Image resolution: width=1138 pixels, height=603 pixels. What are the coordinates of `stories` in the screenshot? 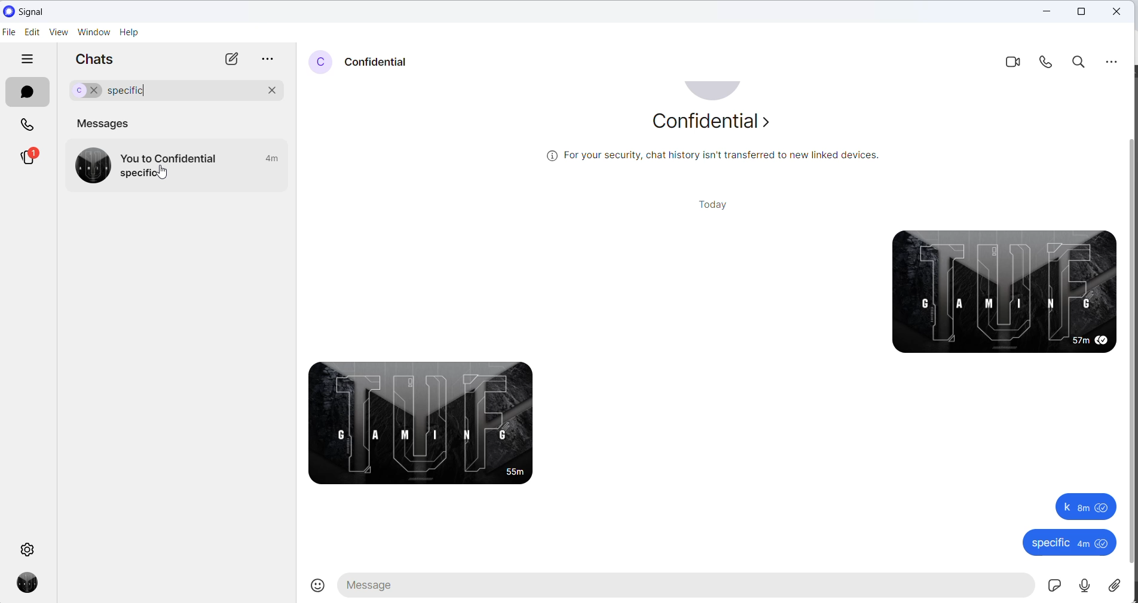 It's located at (29, 158).